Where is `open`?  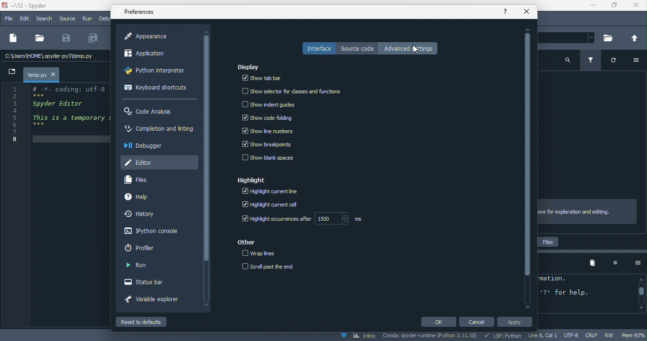 open is located at coordinates (39, 38).